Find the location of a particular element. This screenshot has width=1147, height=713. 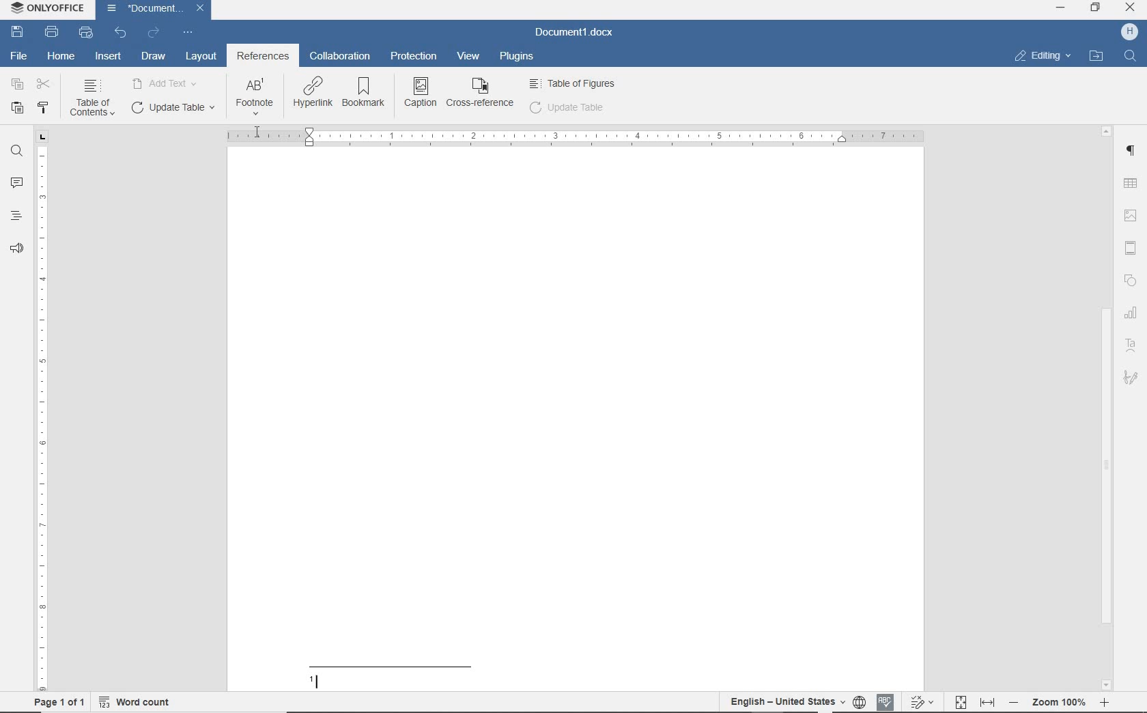

ruler is located at coordinates (43, 413).